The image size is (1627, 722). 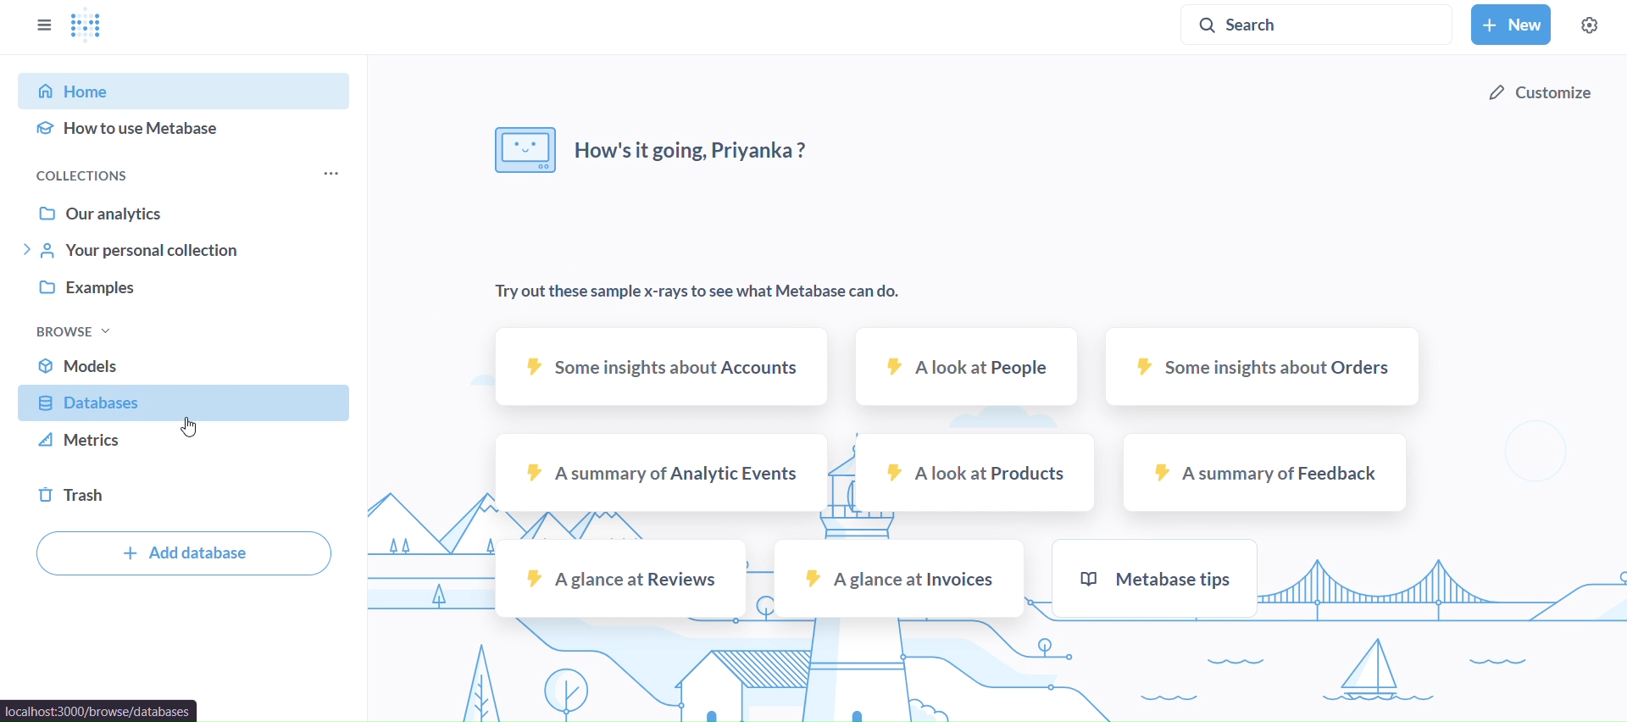 I want to click on more, so click(x=331, y=174).